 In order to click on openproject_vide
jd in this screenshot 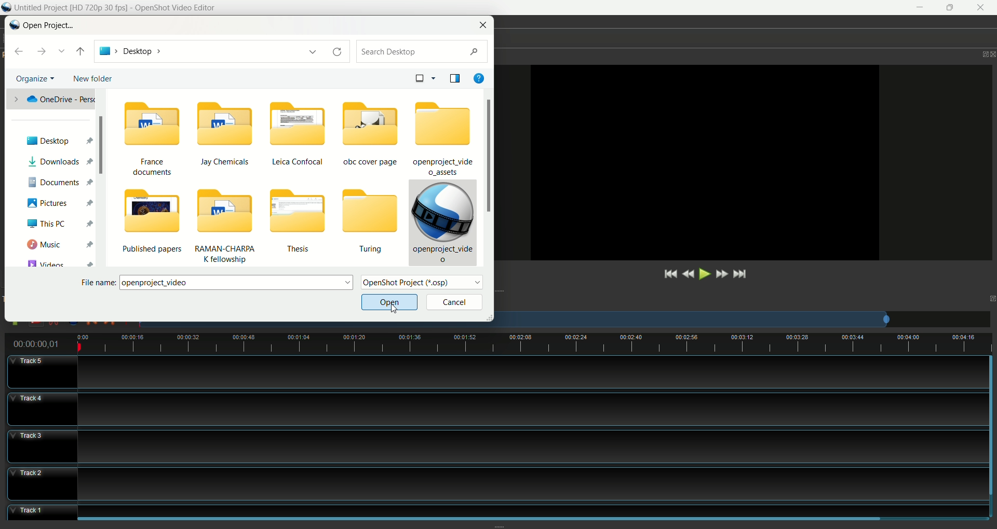, I will do `click(442, 222)`.